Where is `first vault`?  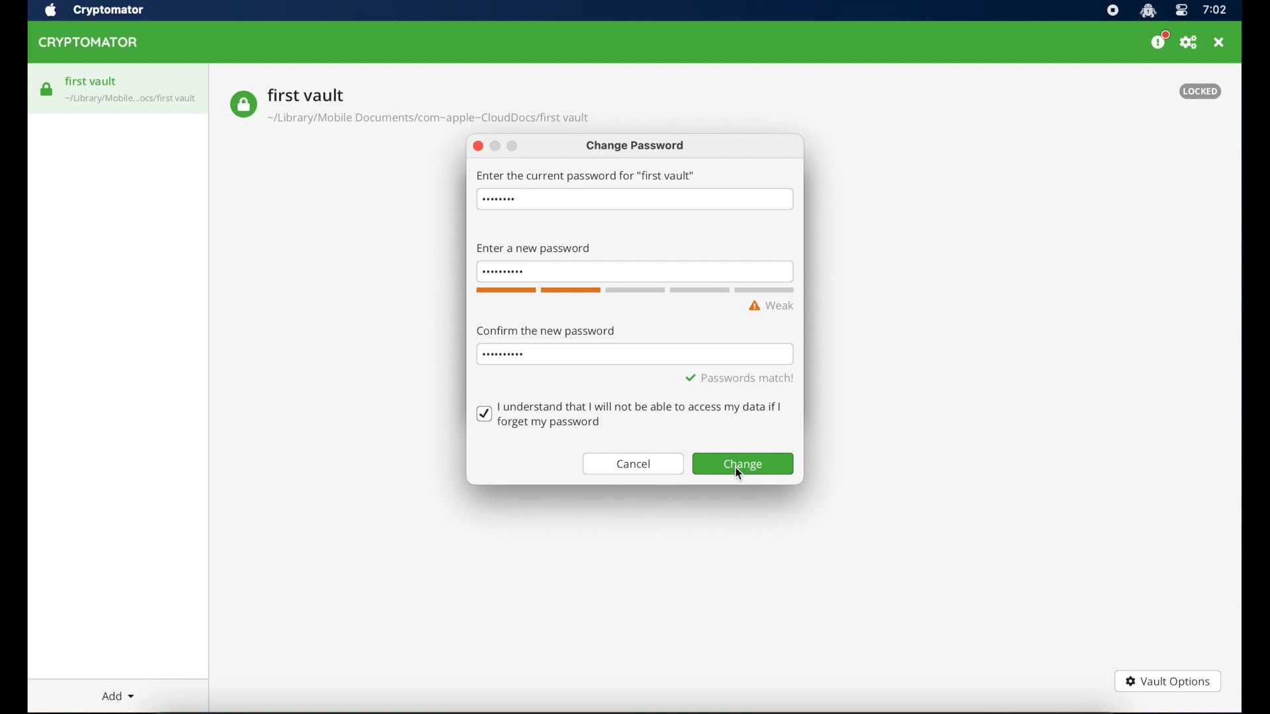 first vault is located at coordinates (92, 81).